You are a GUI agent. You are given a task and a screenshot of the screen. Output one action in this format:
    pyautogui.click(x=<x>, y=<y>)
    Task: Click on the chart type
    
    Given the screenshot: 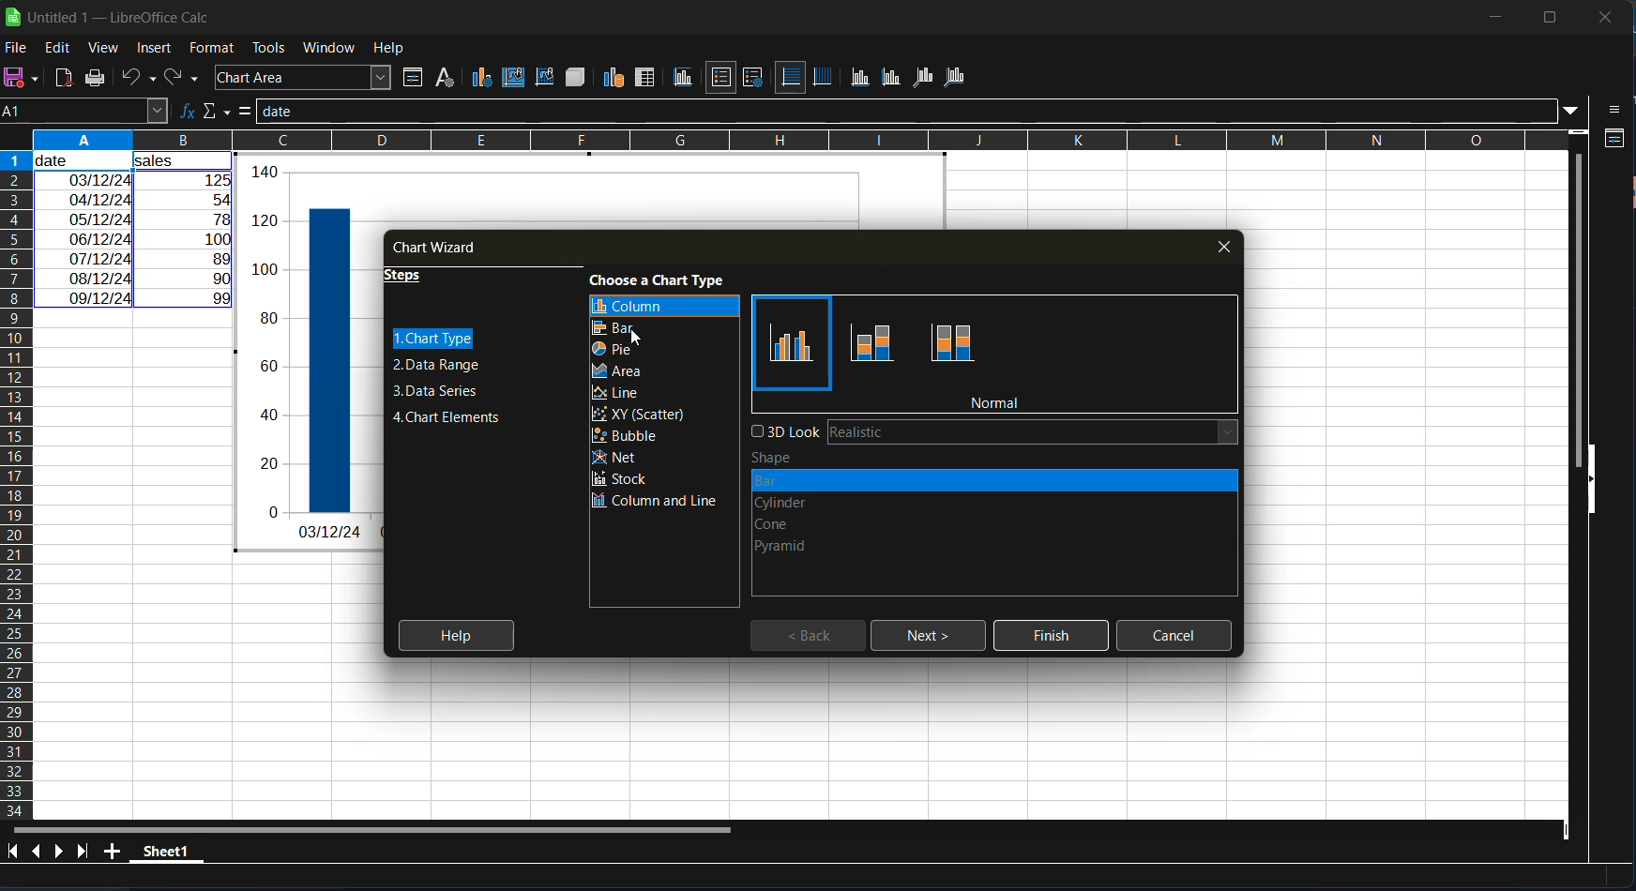 What is the action you would take?
    pyautogui.click(x=481, y=77)
    